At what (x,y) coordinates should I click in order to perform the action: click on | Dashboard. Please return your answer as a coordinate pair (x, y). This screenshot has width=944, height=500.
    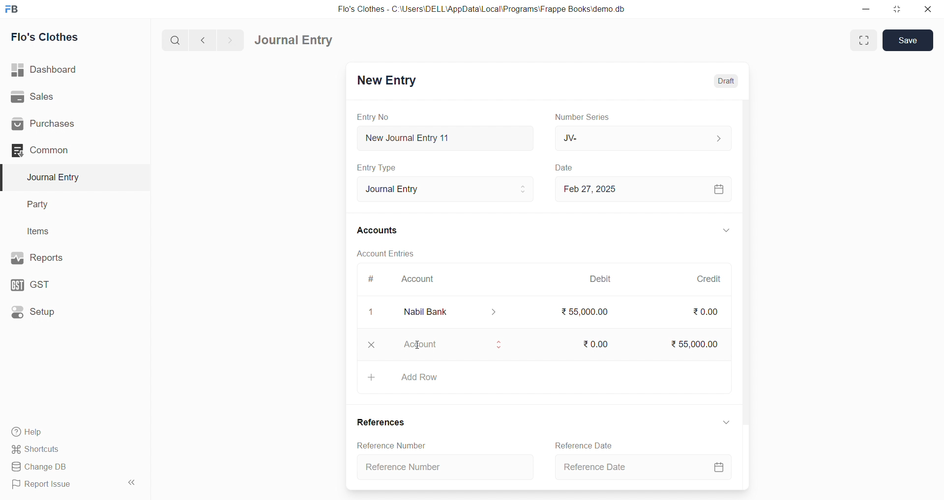
    Looking at the image, I should click on (54, 70).